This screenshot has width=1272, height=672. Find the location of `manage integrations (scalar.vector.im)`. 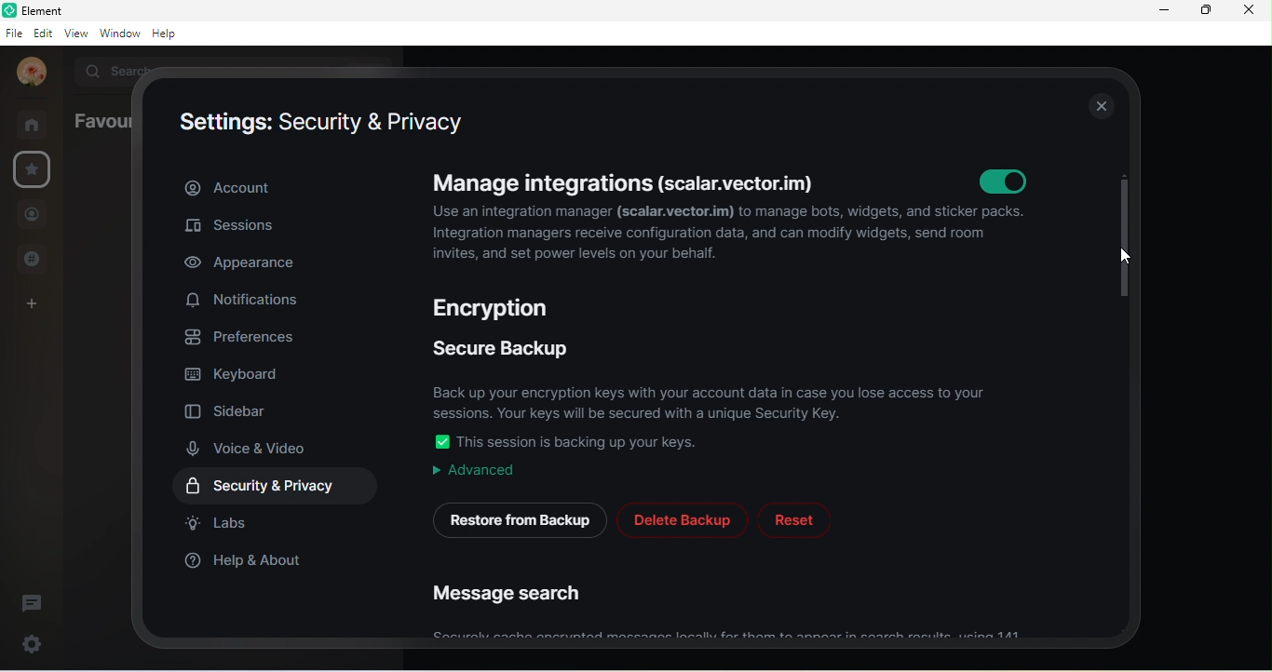

manage integrations (scalar.vector.im) is located at coordinates (626, 182).